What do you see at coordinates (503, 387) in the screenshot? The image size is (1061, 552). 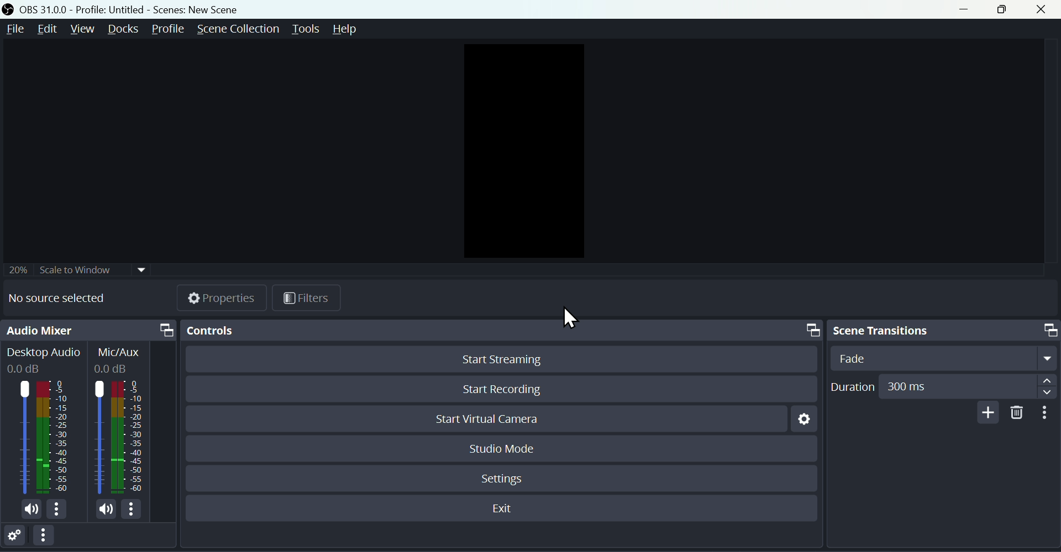 I see `Start recording` at bounding box center [503, 387].